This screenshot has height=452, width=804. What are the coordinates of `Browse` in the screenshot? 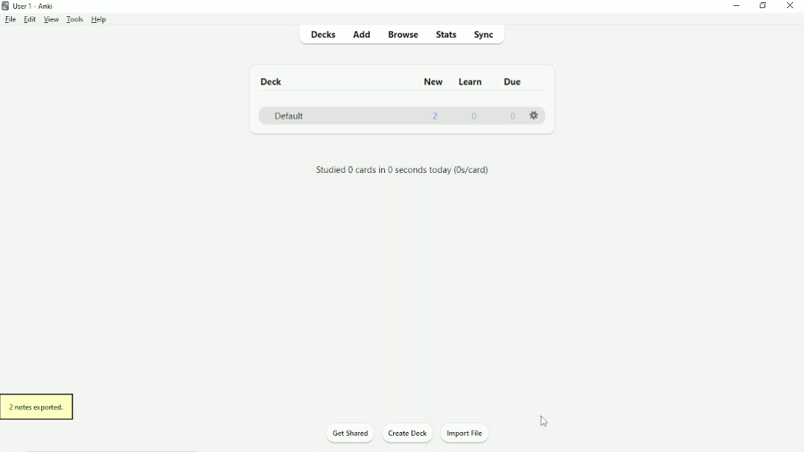 It's located at (401, 34).